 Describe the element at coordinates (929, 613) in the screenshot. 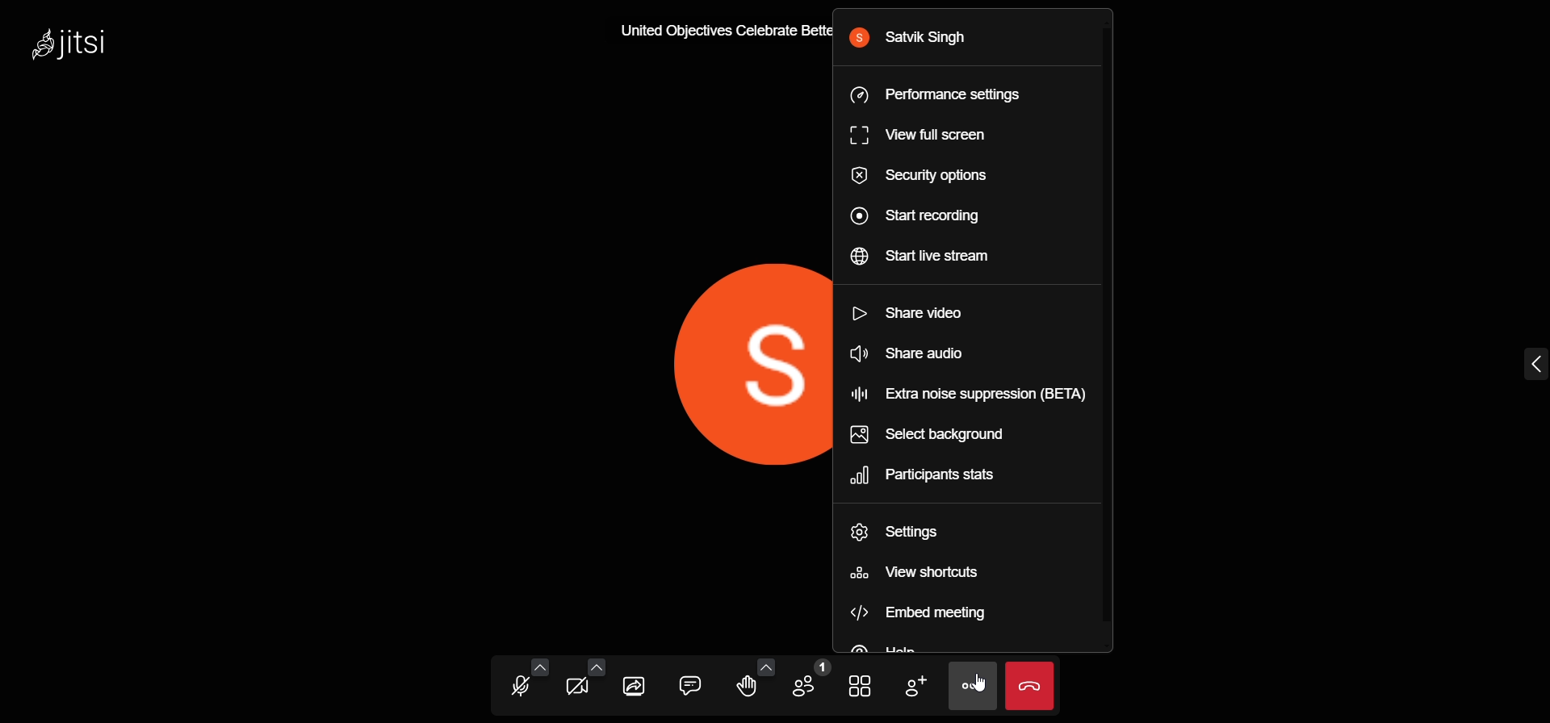

I see `embed meeting` at that location.